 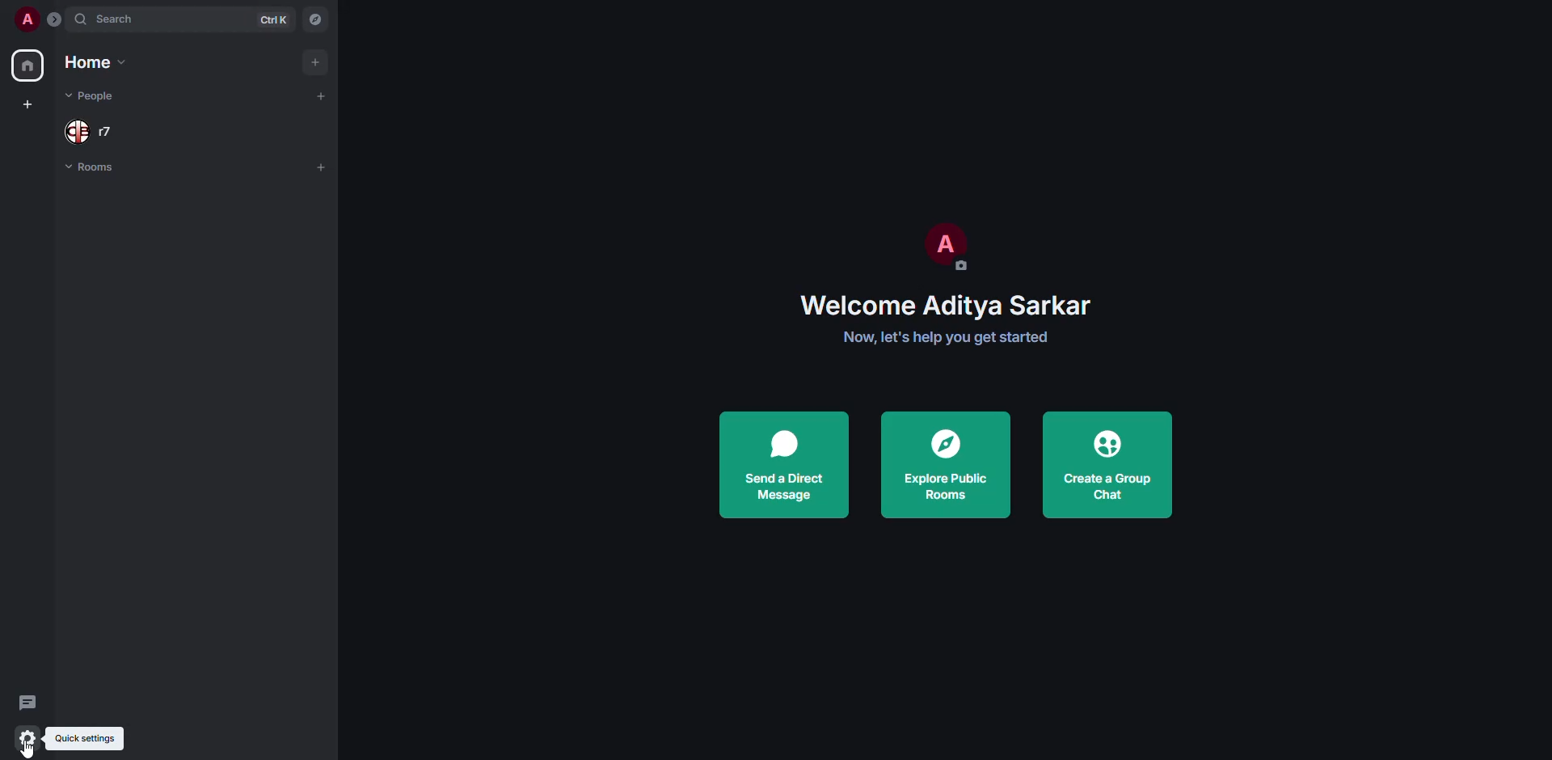 I want to click on expand, so click(x=55, y=18).